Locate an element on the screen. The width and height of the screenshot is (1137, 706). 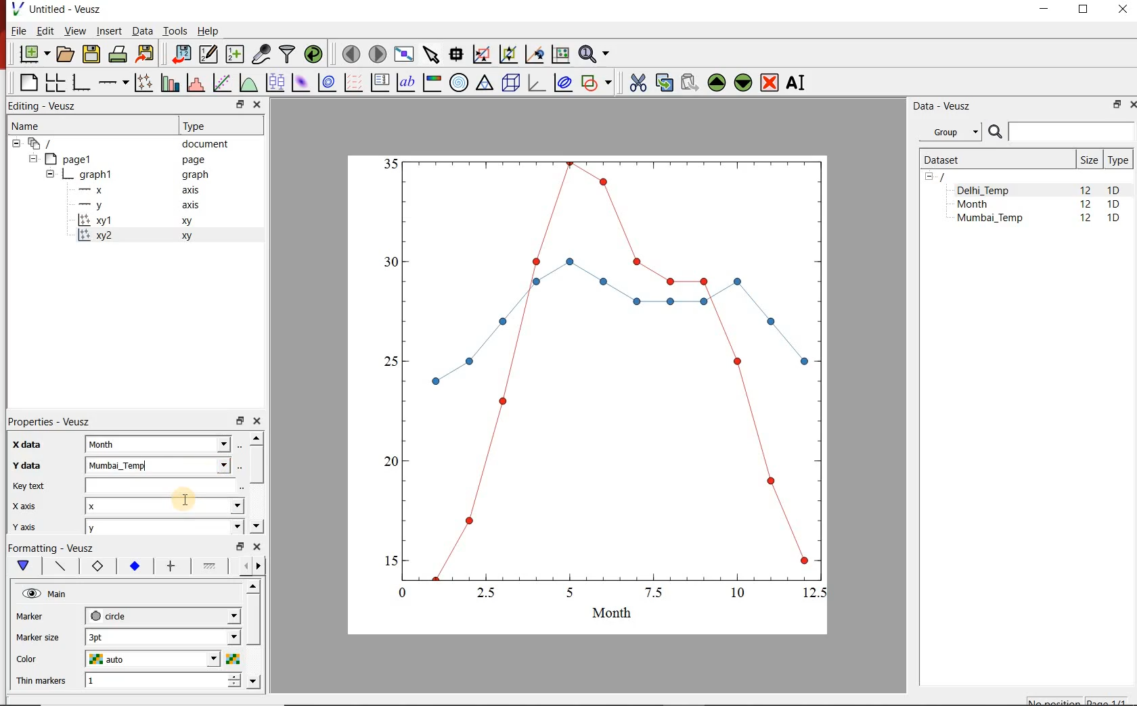
Formatting - Veusz is located at coordinates (54, 547).